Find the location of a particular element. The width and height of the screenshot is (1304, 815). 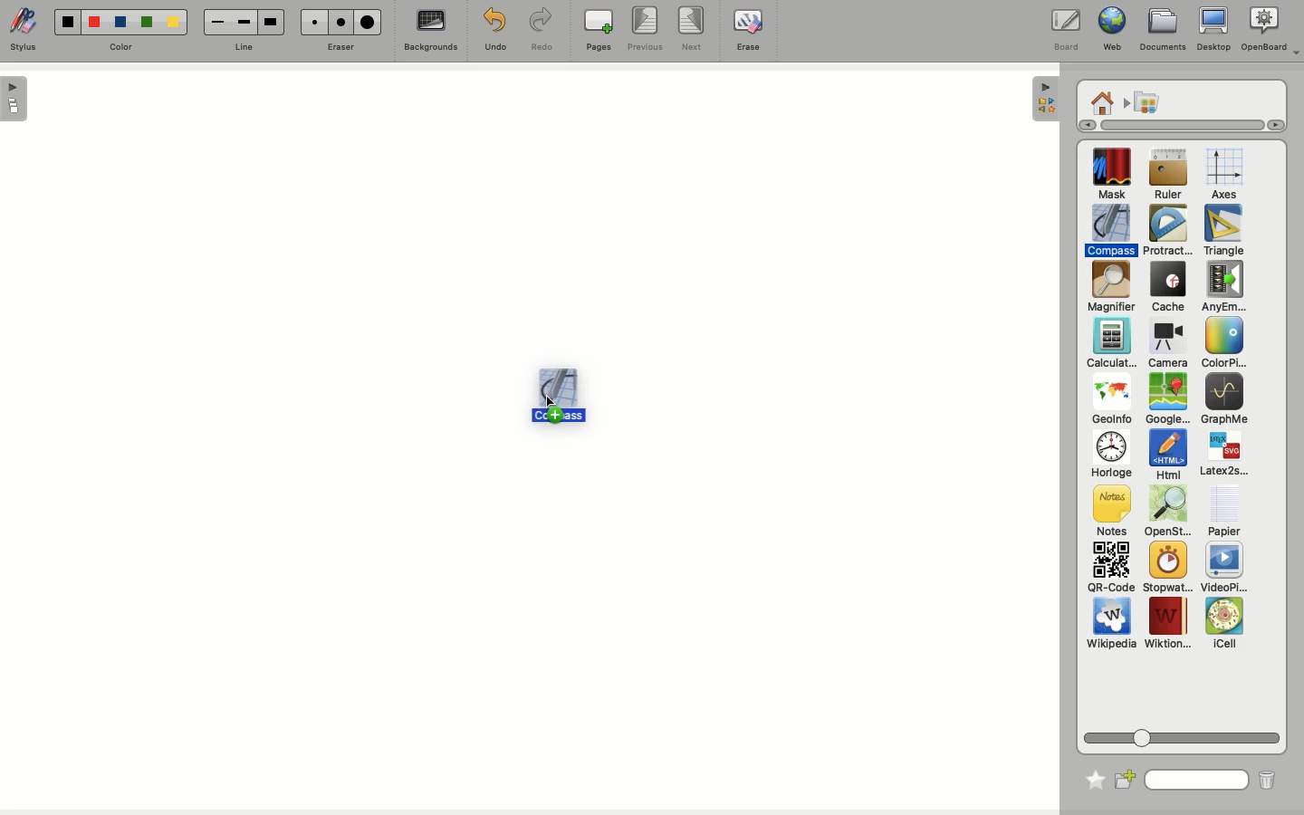

Wikipedia is located at coordinates (1111, 627).